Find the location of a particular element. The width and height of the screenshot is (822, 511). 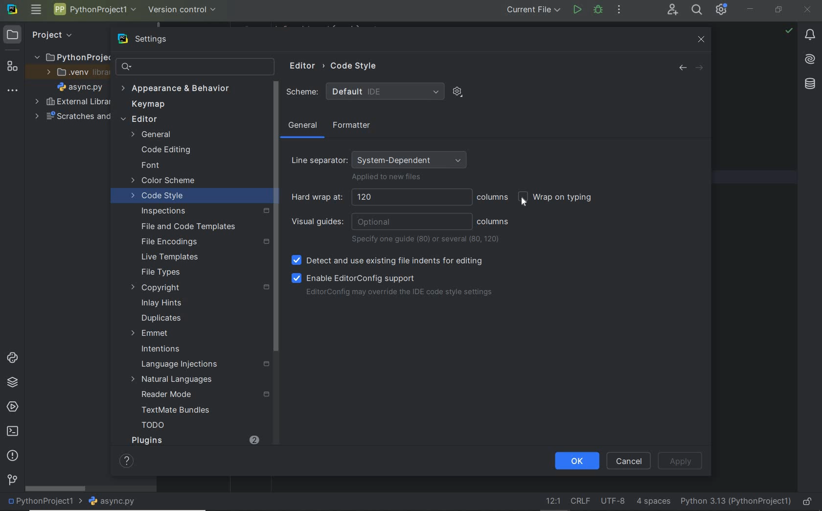

visual guides is located at coordinates (381, 222).